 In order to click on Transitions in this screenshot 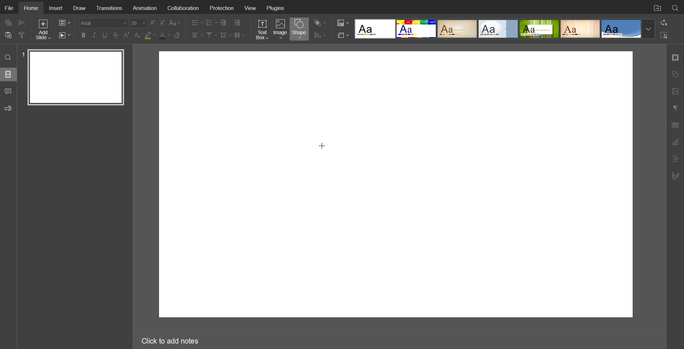, I will do `click(109, 7)`.